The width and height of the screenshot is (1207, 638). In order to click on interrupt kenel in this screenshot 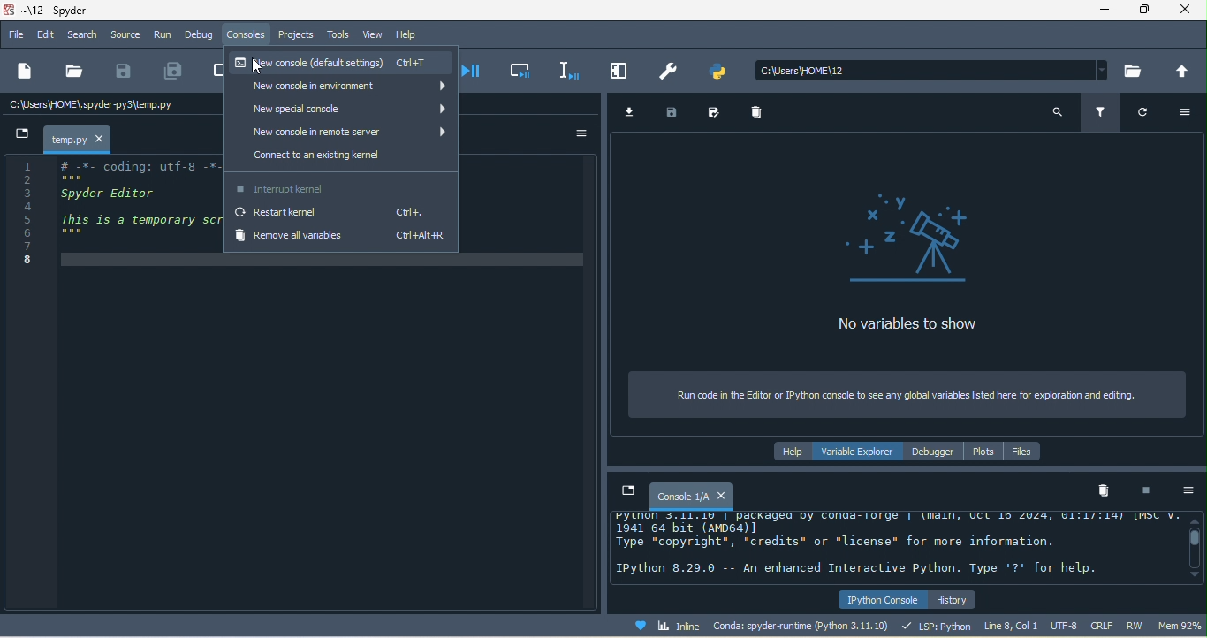, I will do `click(1150, 492)`.